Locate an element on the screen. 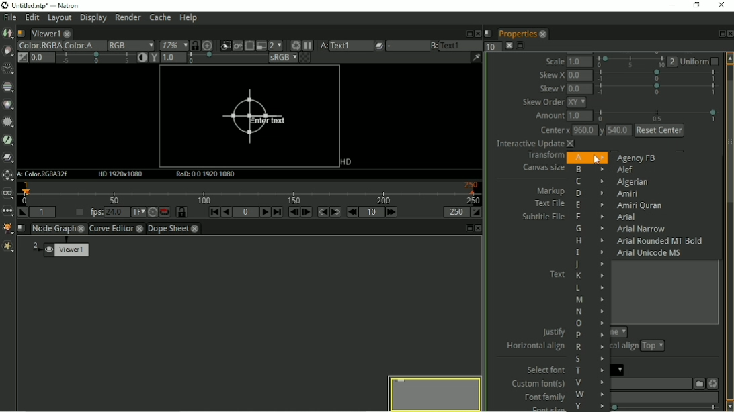 The width and height of the screenshot is (734, 412). I is located at coordinates (589, 252).